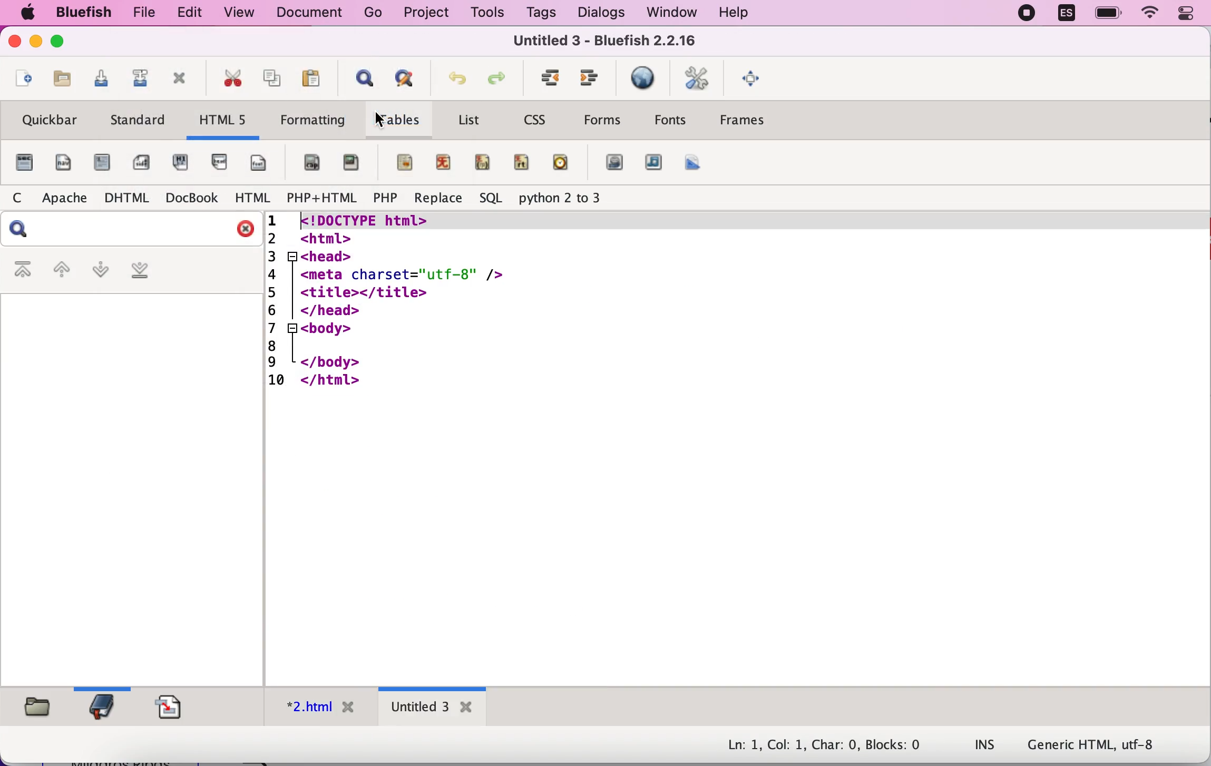  Describe the element at coordinates (135, 122) in the screenshot. I see `standard` at that location.